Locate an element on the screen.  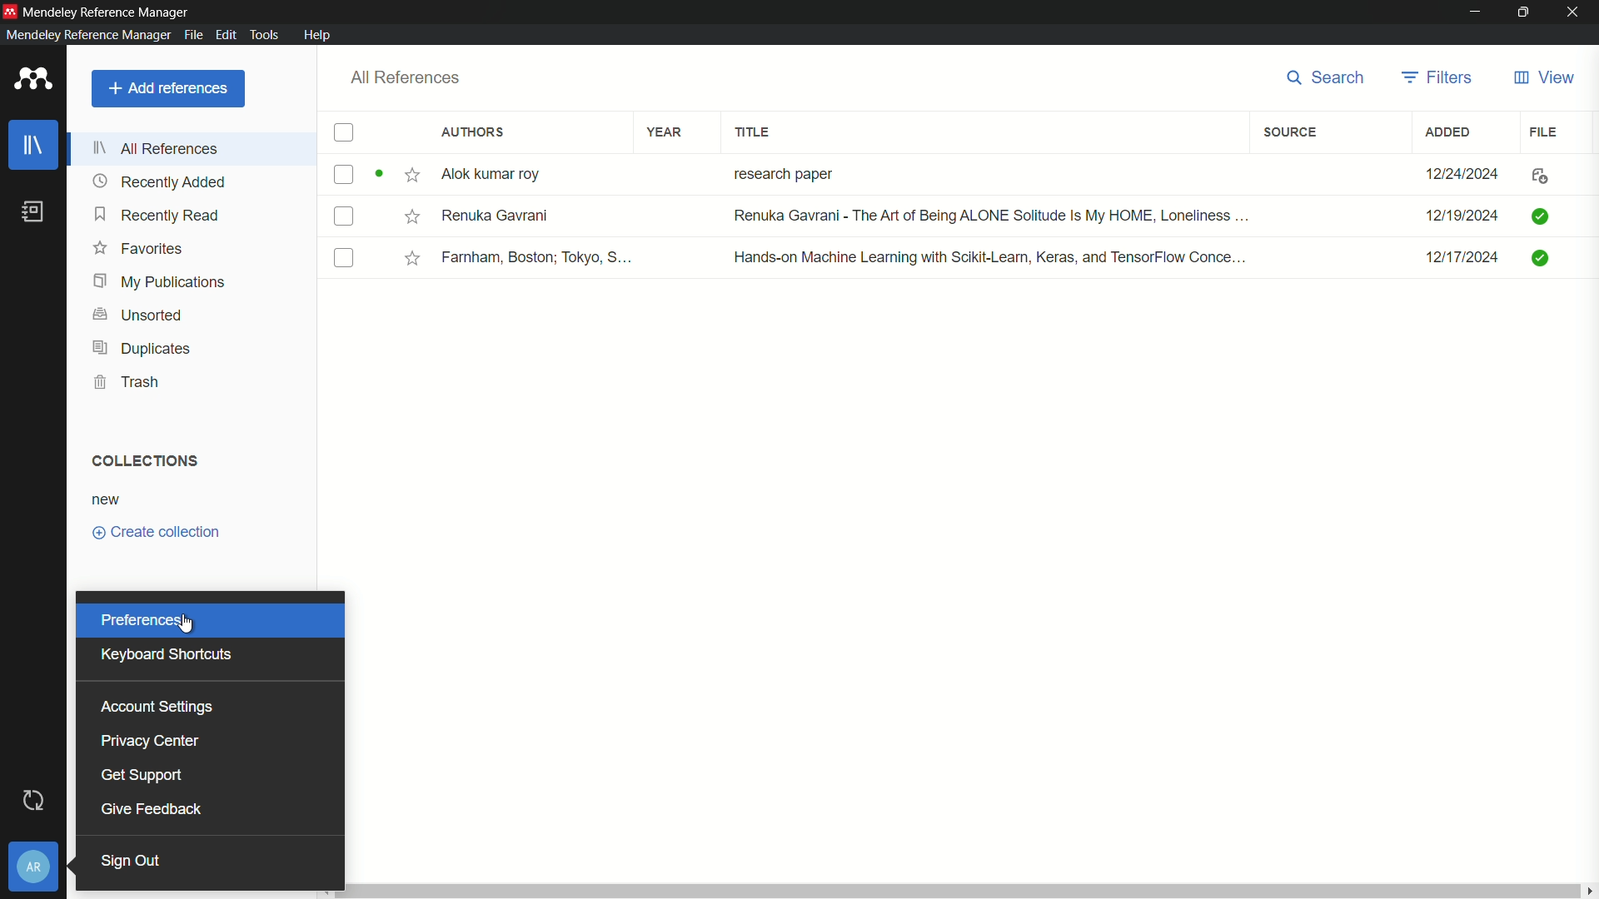
favorites is located at coordinates (142, 249).